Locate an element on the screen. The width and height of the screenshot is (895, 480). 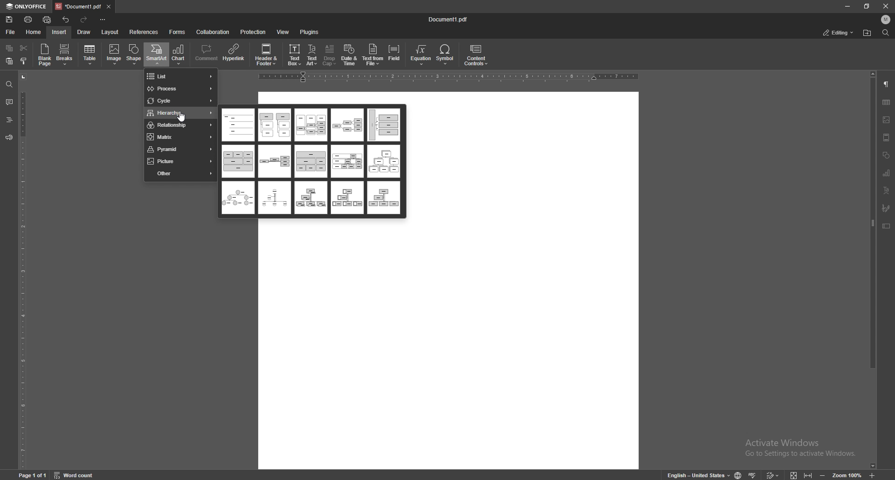
vertical scale is located at coordinates (22, 270).